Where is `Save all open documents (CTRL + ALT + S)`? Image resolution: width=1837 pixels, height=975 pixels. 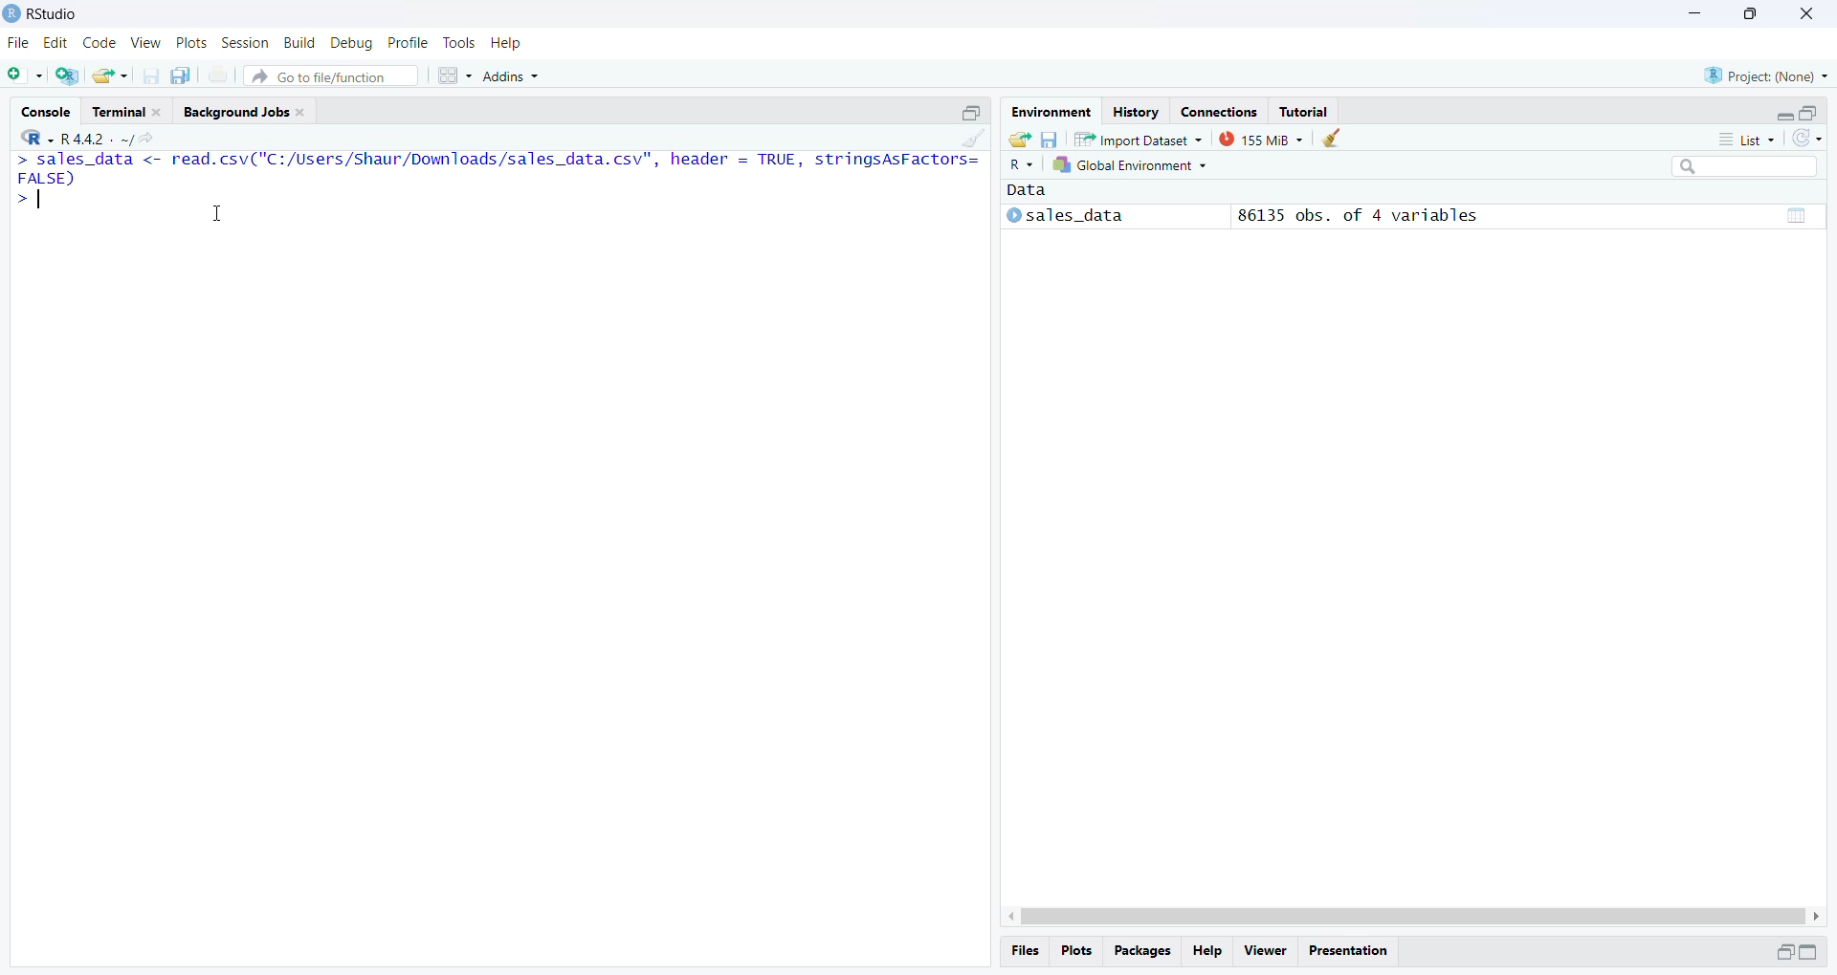 Save all open documents (CTRL + ALT + S) is located at coordinates (183, 76).